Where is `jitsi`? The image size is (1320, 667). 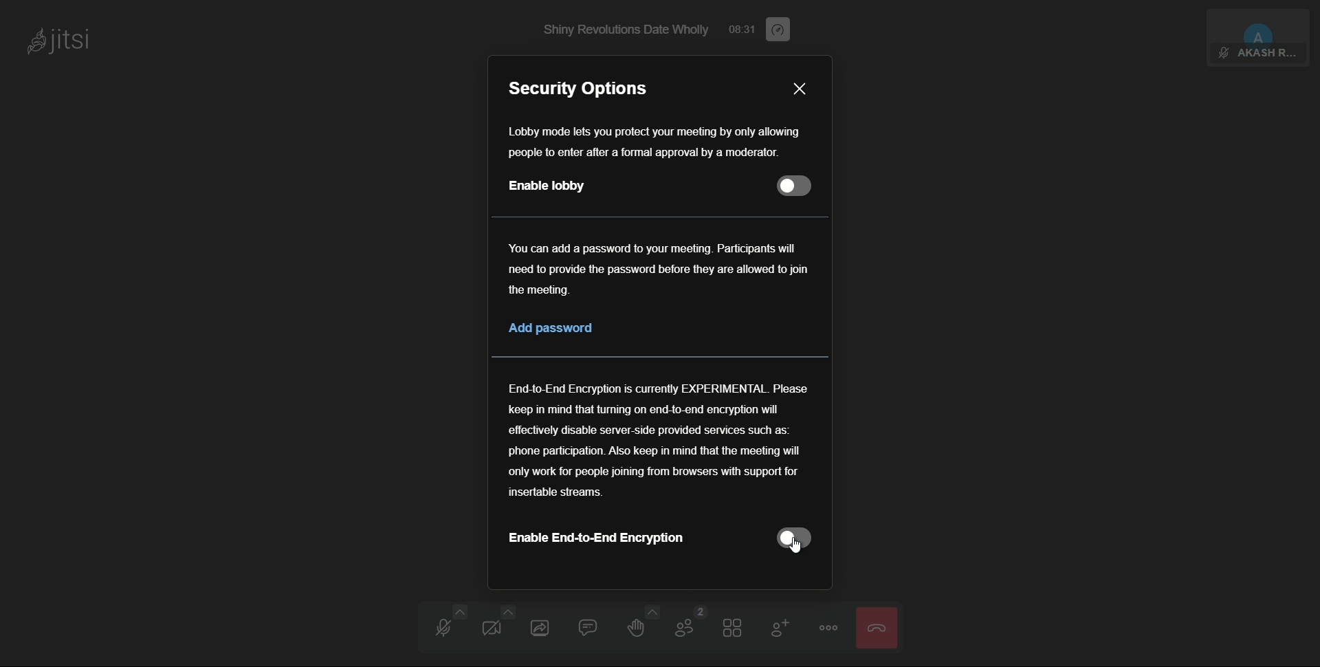
jitsi is located at coordinates (58, 43).